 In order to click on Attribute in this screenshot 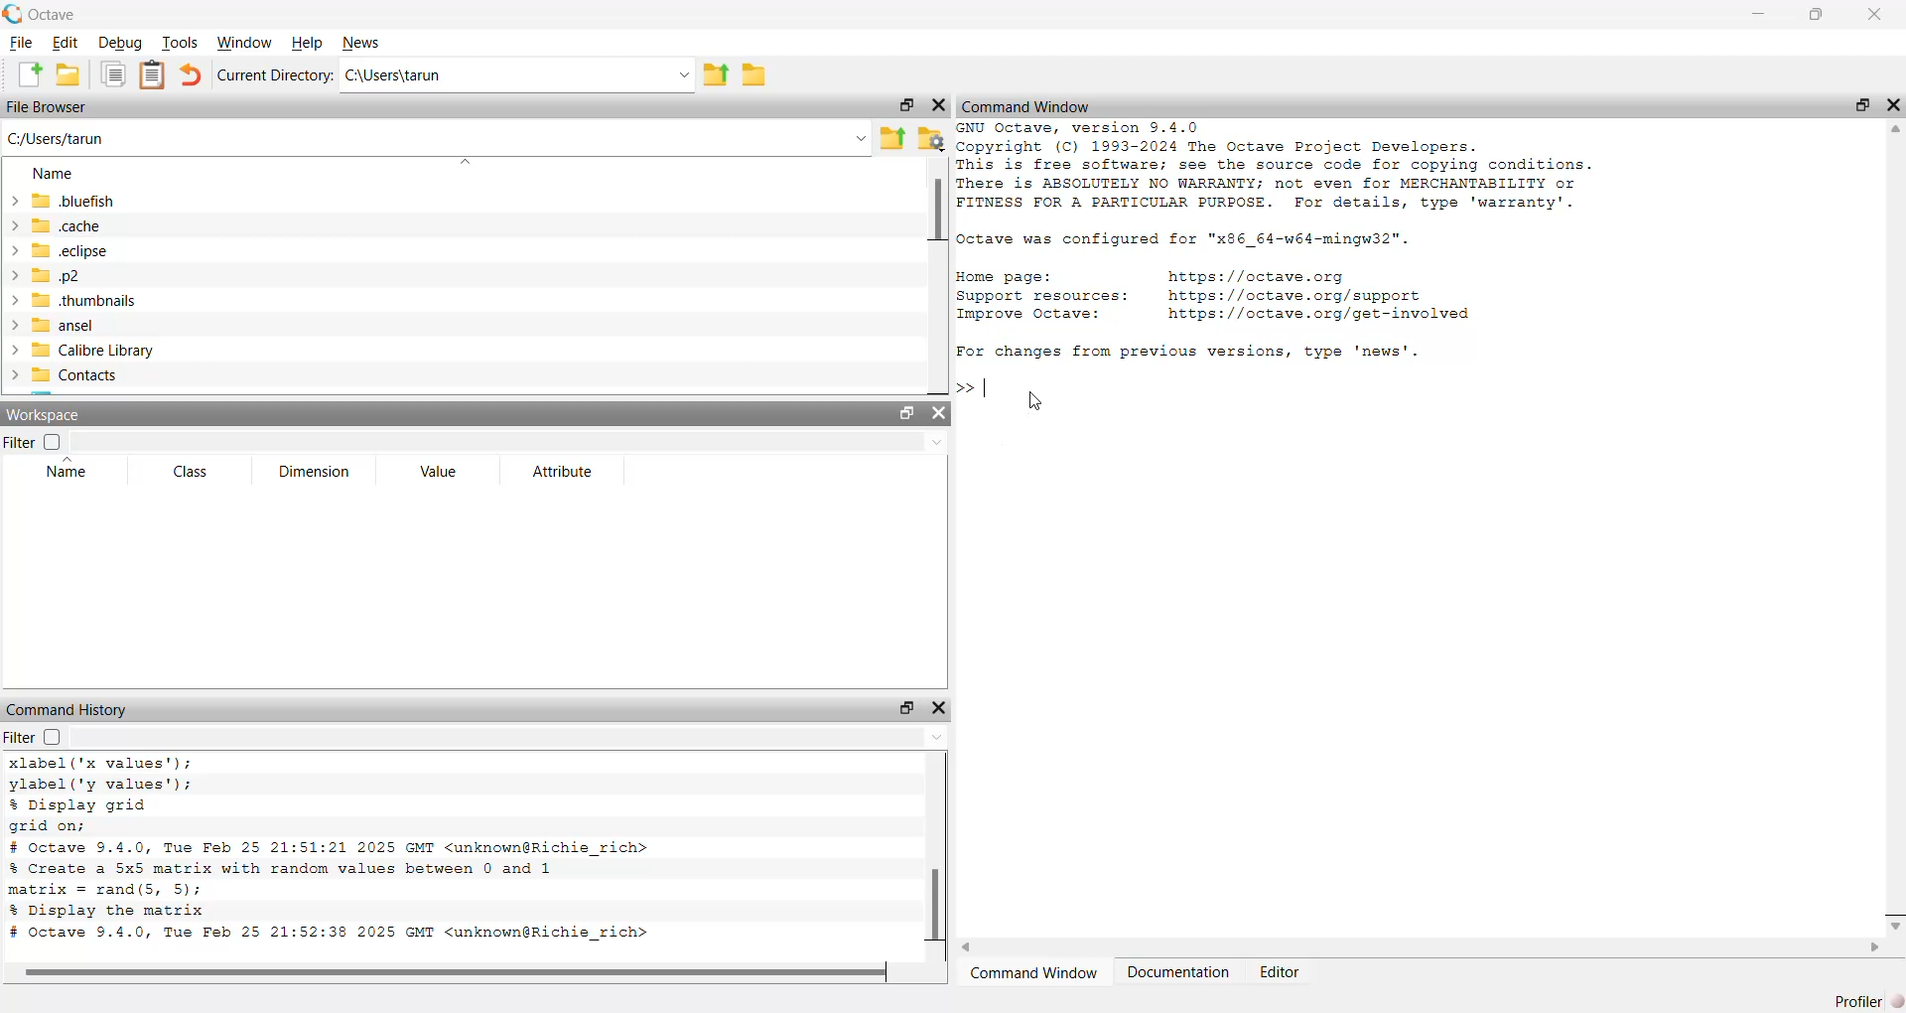, I will do `click(562, 471)`.